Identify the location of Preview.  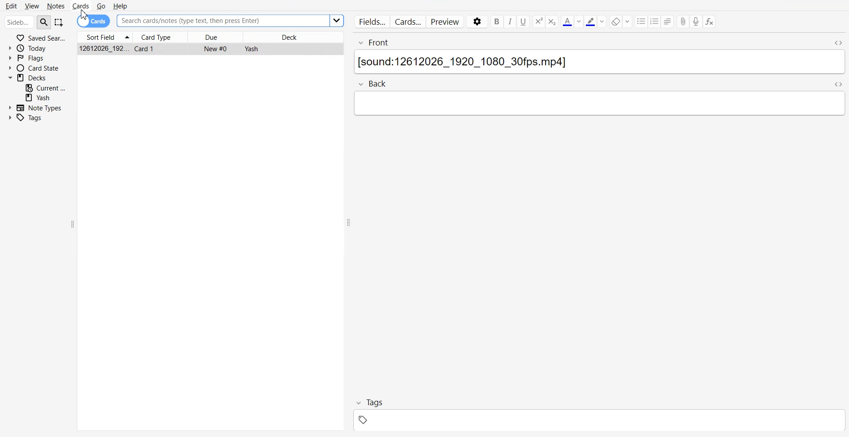
(446, 22).